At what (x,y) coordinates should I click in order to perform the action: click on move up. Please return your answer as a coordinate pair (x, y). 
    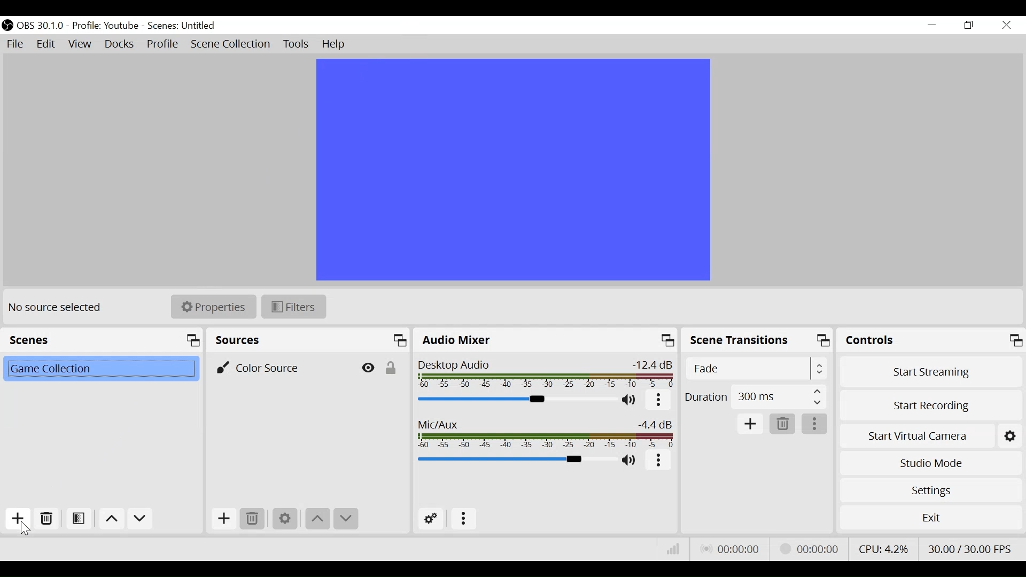
    Looking at the image, I should click on (110, 519).